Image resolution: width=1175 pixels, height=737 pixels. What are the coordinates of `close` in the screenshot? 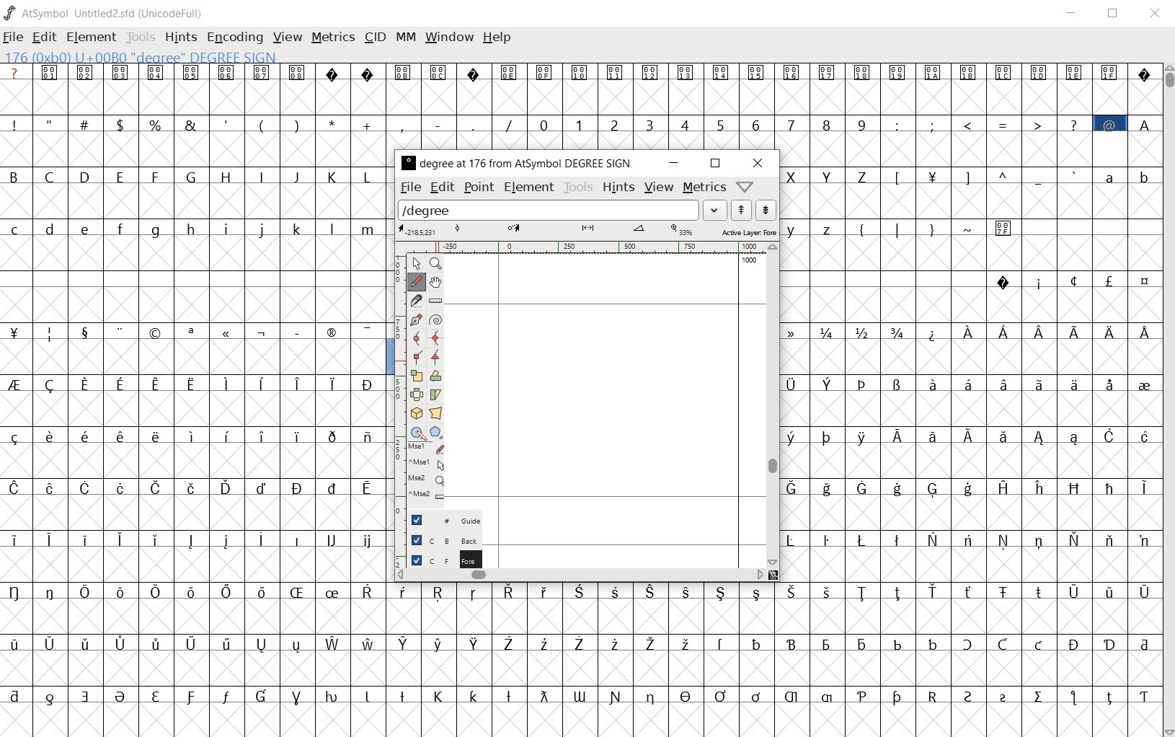 It's located at (1156, 14).